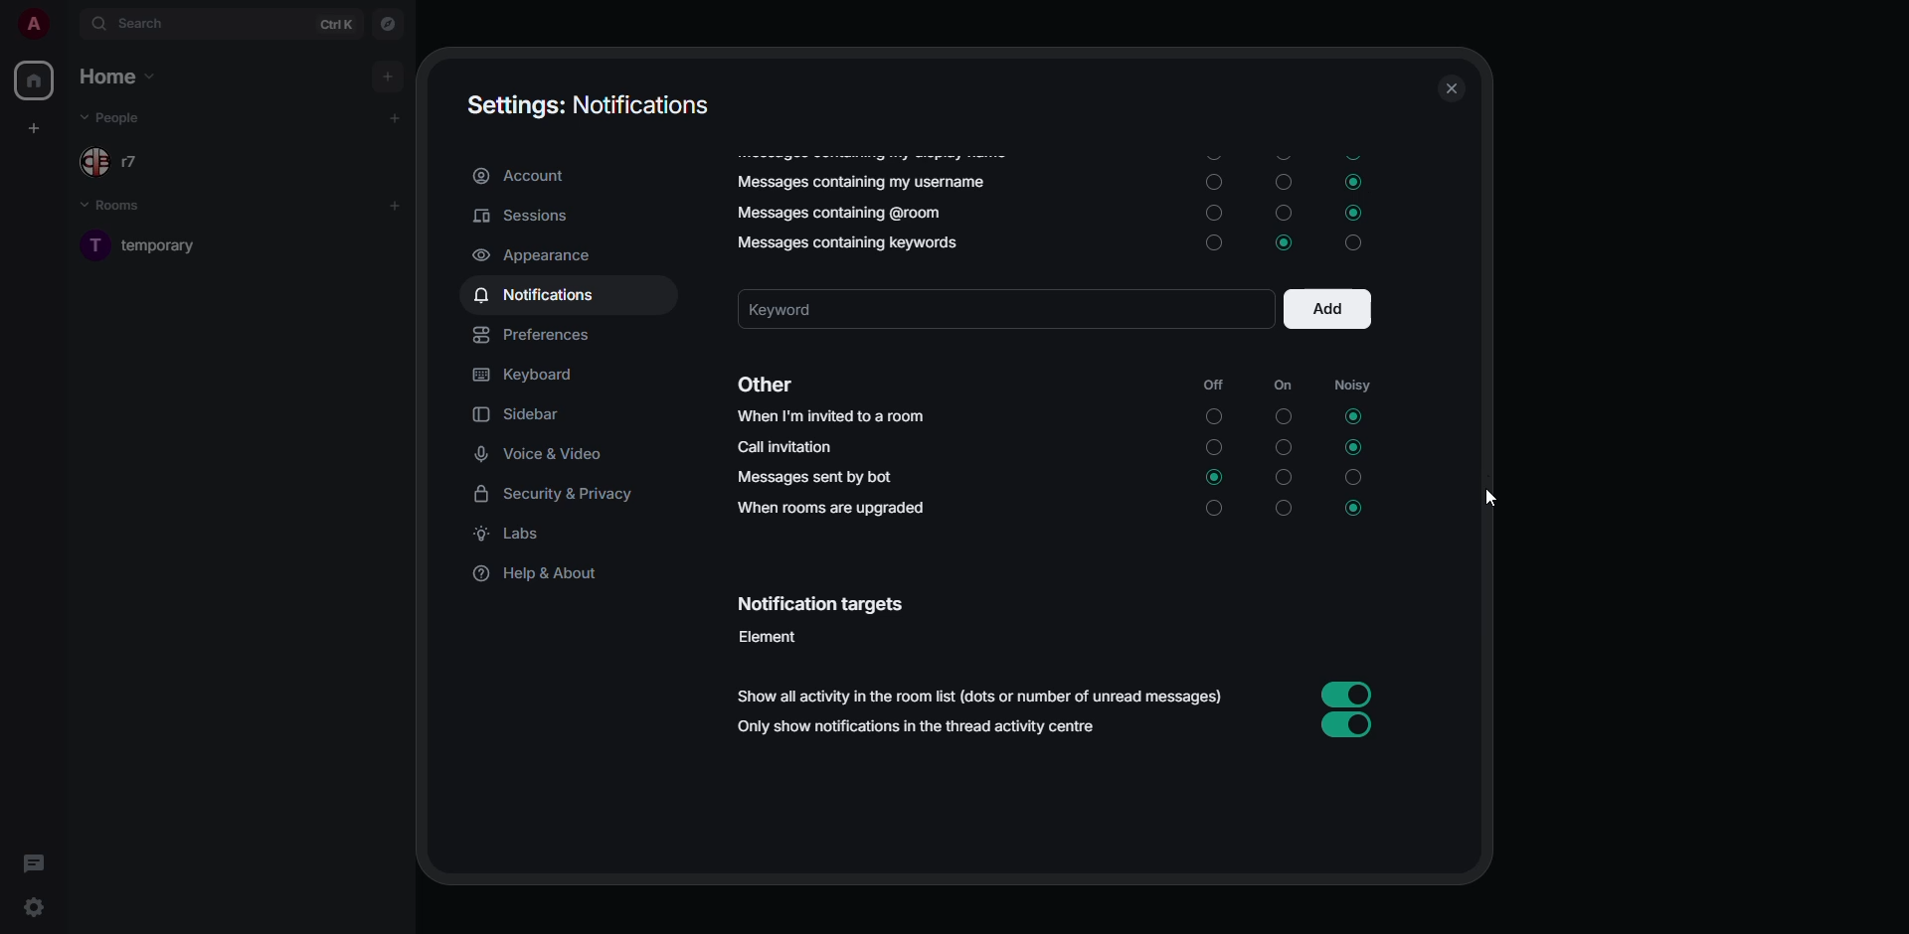 This screenshot has width=1909, height=934. What do you see at coordinates (1343, 692) in the screenshot?
I see `eabled` at bounding box center [1343, 692].